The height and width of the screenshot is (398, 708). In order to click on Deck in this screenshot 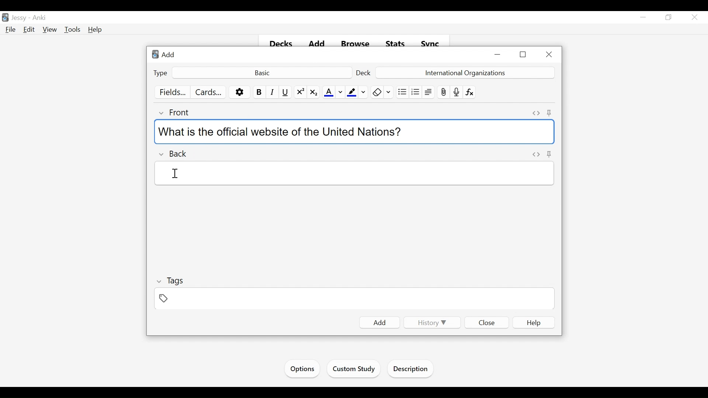, I will do `click(364, 73)`.